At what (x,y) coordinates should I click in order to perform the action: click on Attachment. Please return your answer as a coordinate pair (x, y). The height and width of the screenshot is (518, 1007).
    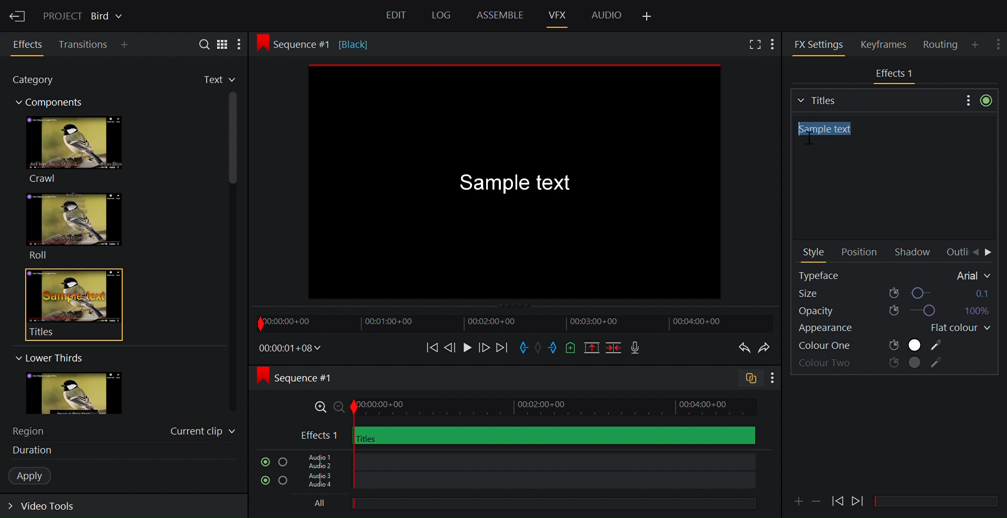
    Looking at the image, I should click on (798, 501).